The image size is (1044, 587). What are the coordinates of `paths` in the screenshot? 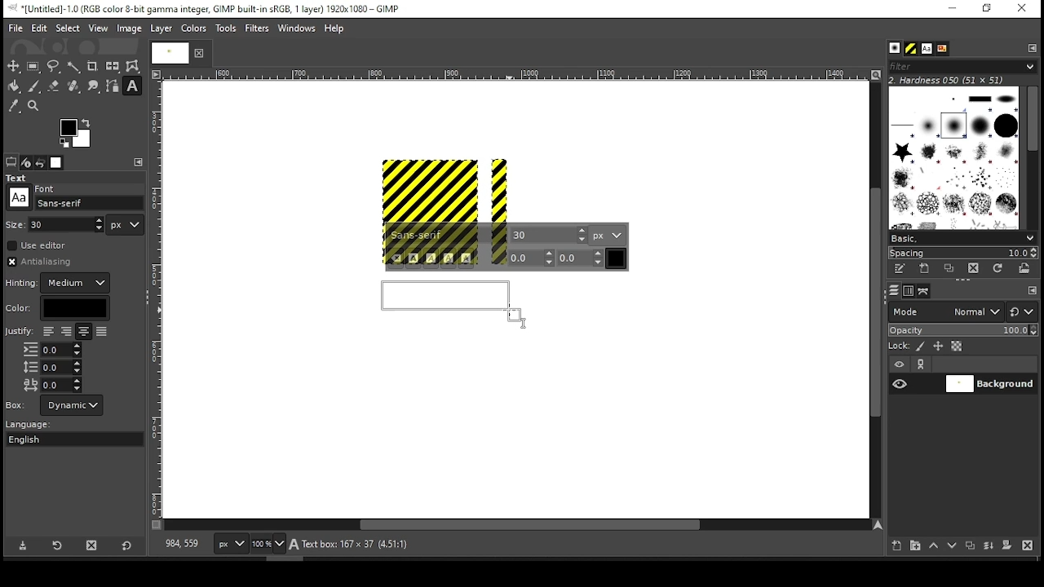 It's located at (926, 290).